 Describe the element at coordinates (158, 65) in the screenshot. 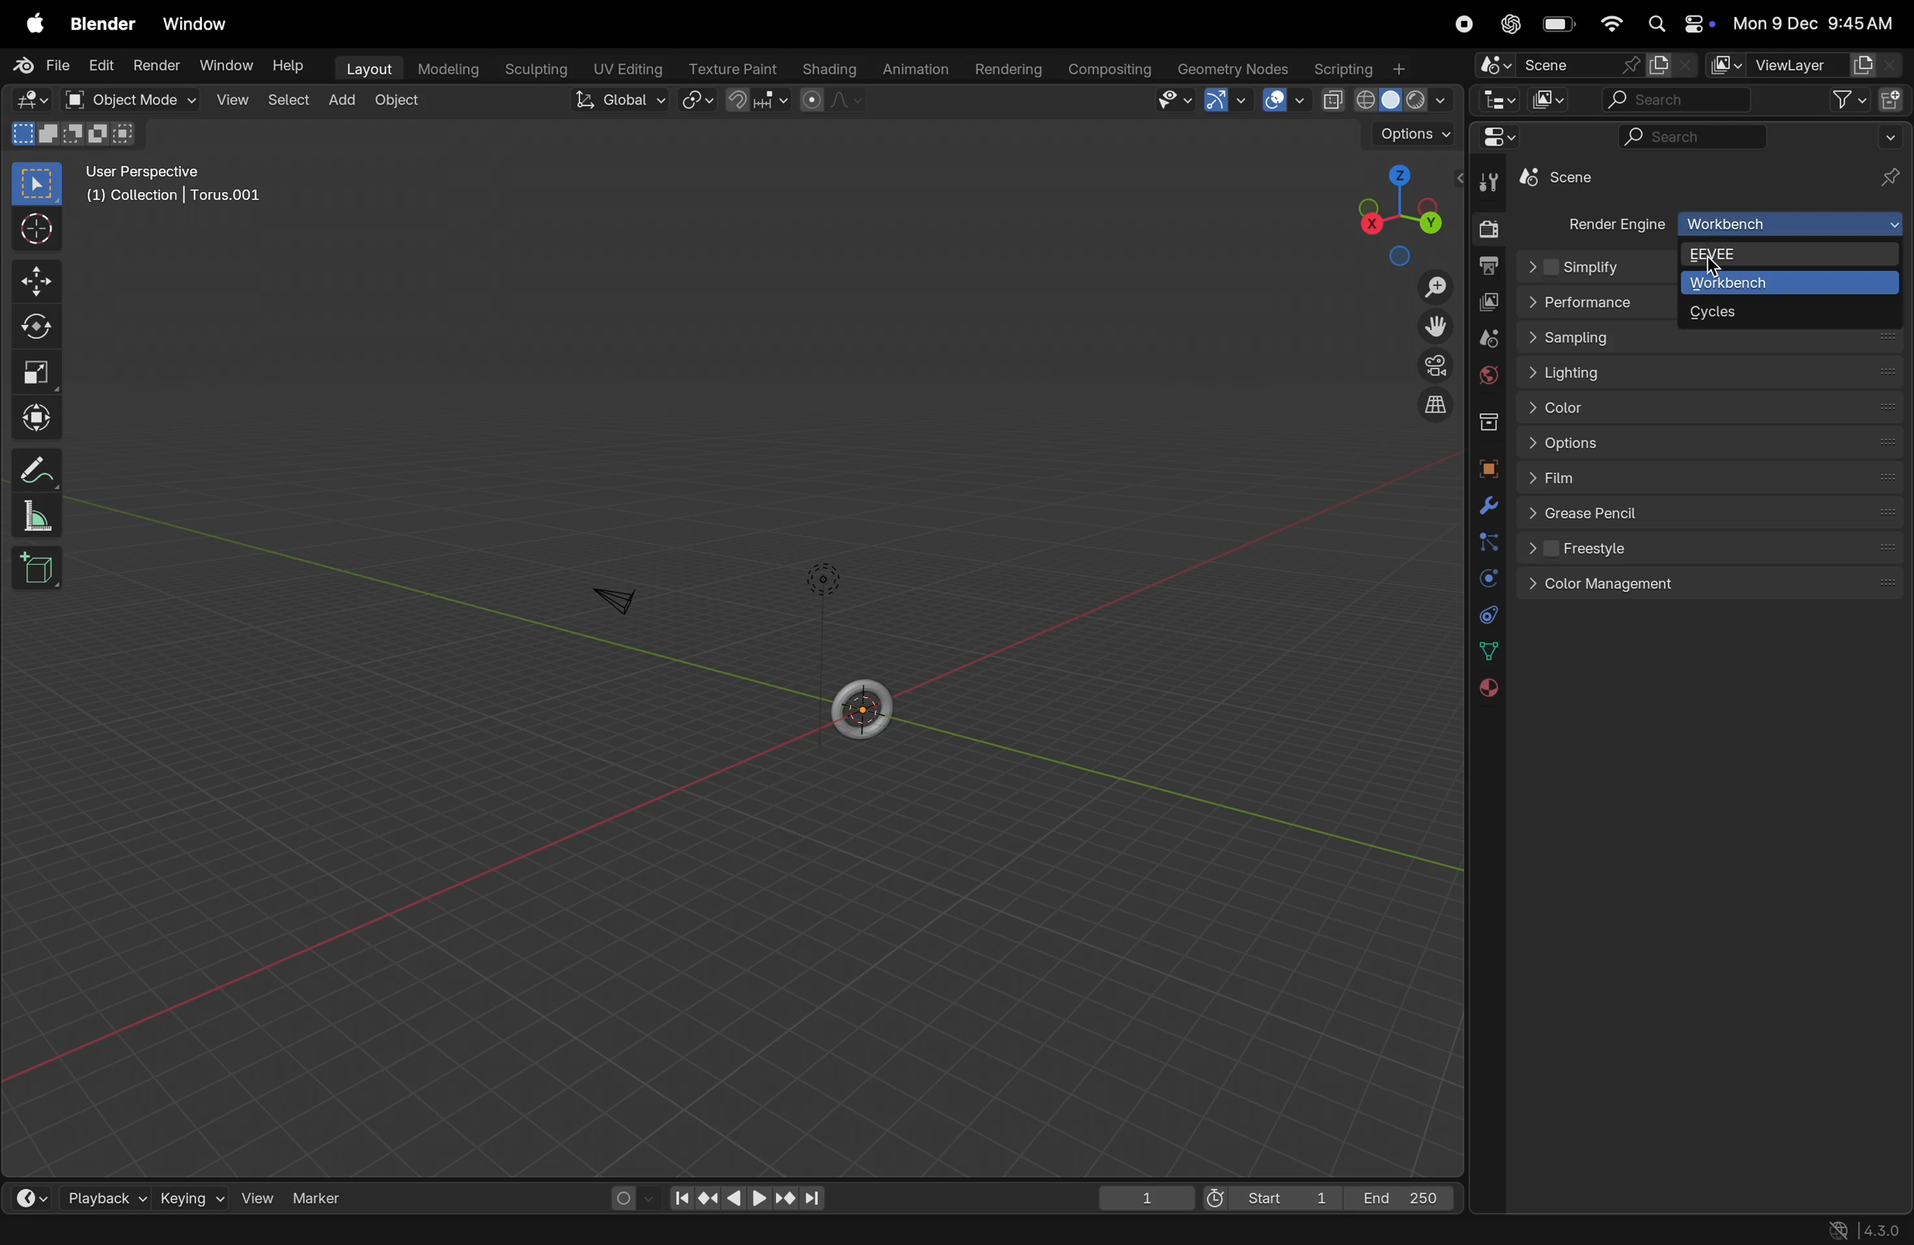

I see `render` at that location.